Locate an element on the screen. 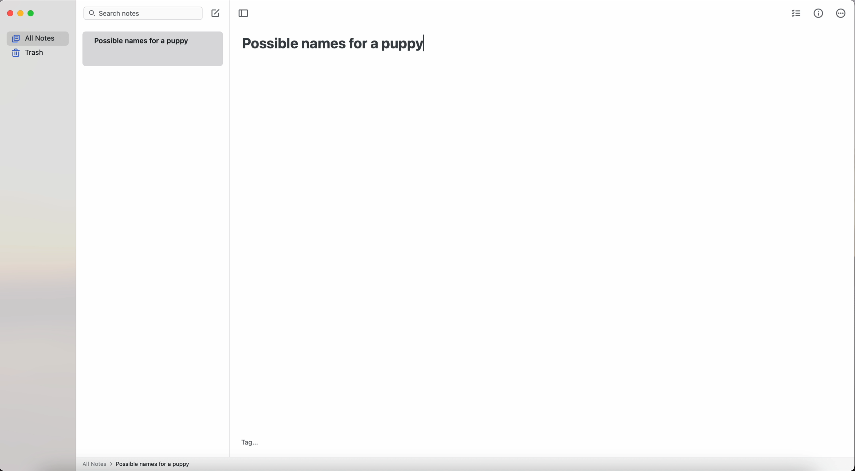  all notes > possible names for a puppy is located at coordinates (138, 463).